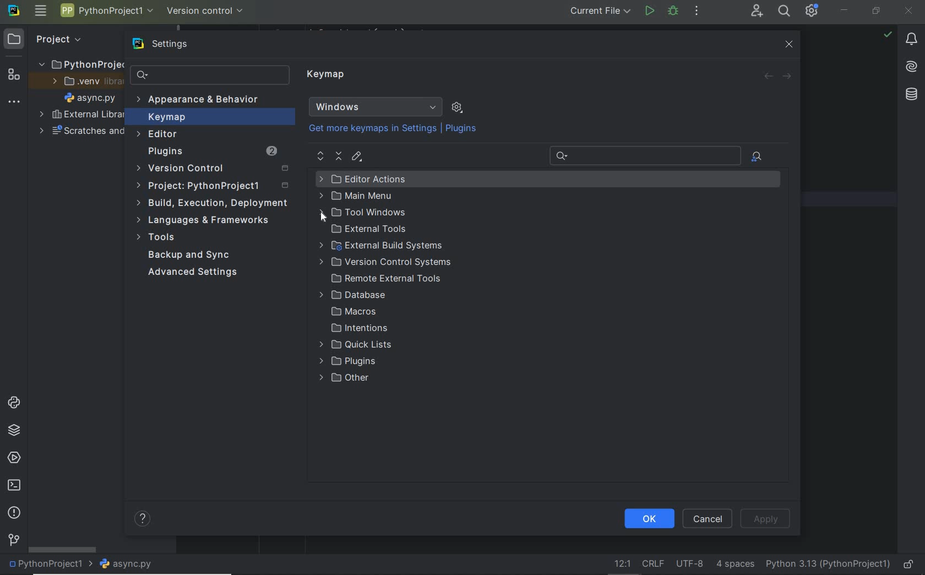 The image size is (925, 575). Describe the element at coordinates (357, 158) in the screenshot. I see `editor shortcut` at that location.